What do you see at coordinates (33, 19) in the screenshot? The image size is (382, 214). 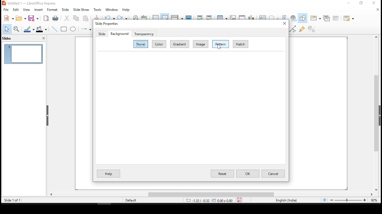 I see `save` at bounding box center [33, 19].